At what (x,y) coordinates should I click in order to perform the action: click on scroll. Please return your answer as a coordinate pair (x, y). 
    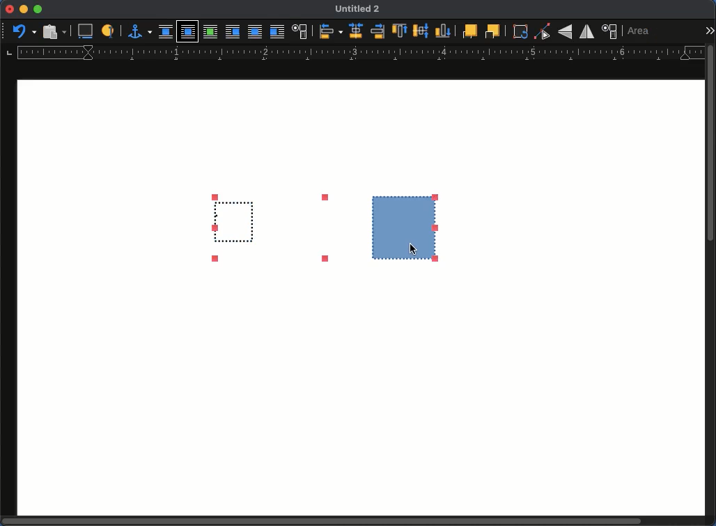
    Looking at the image, I should click on (713, 281).